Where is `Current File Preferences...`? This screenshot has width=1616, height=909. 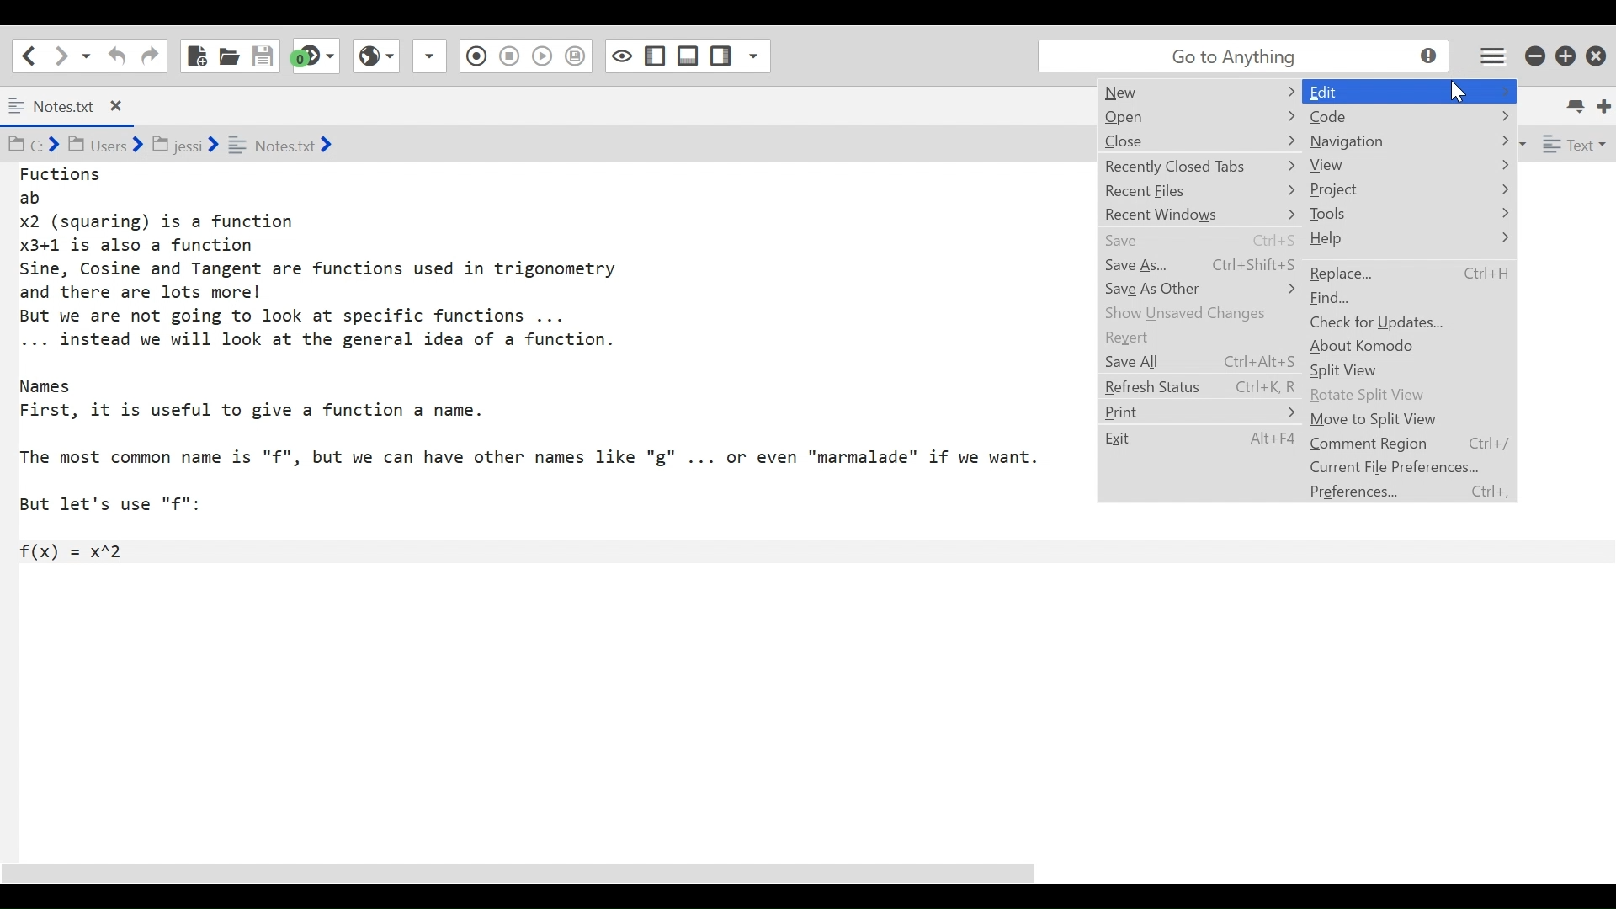
Current File Preferences... is located at coordinates (1409, 467).